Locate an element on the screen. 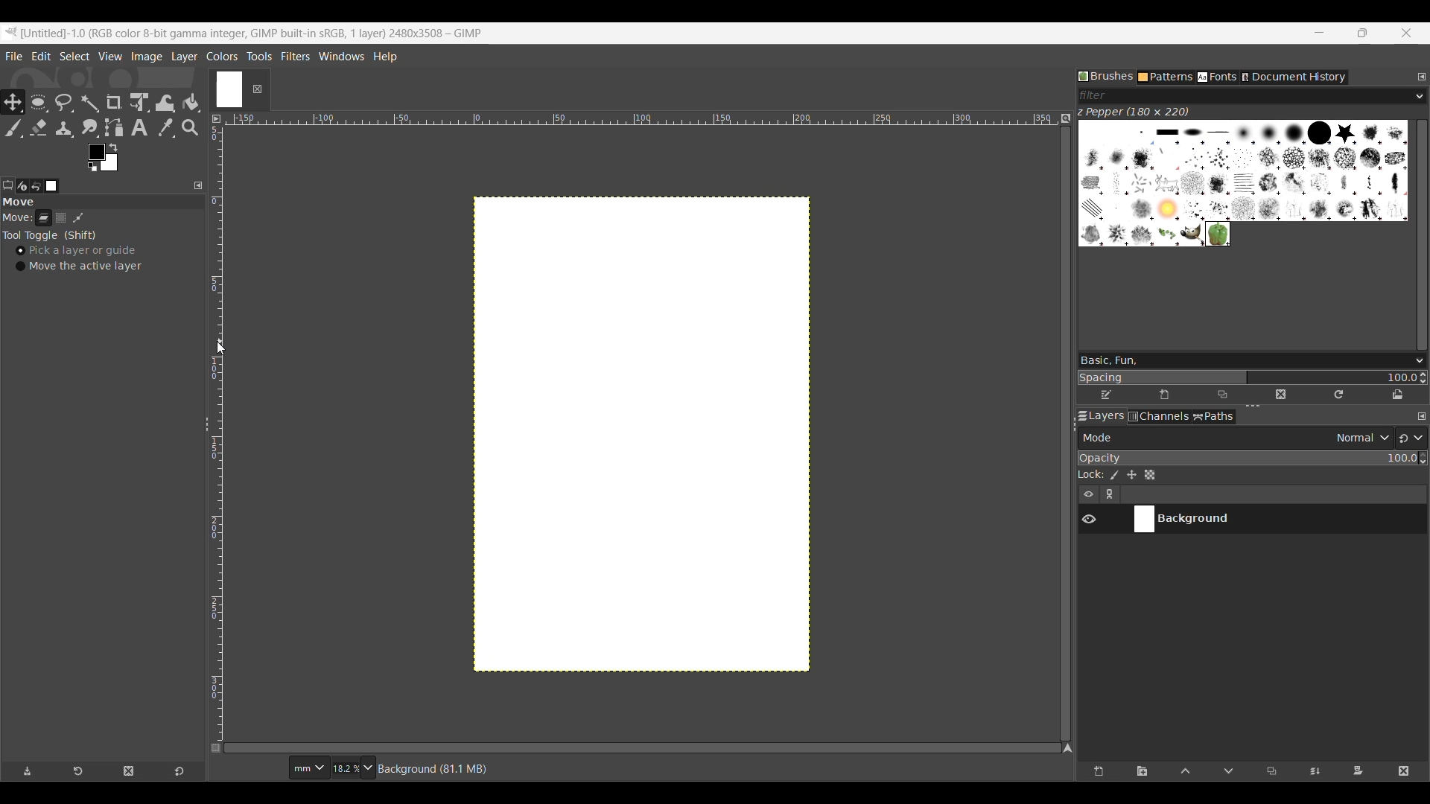  Close tab is located at coordinates (256, 89).